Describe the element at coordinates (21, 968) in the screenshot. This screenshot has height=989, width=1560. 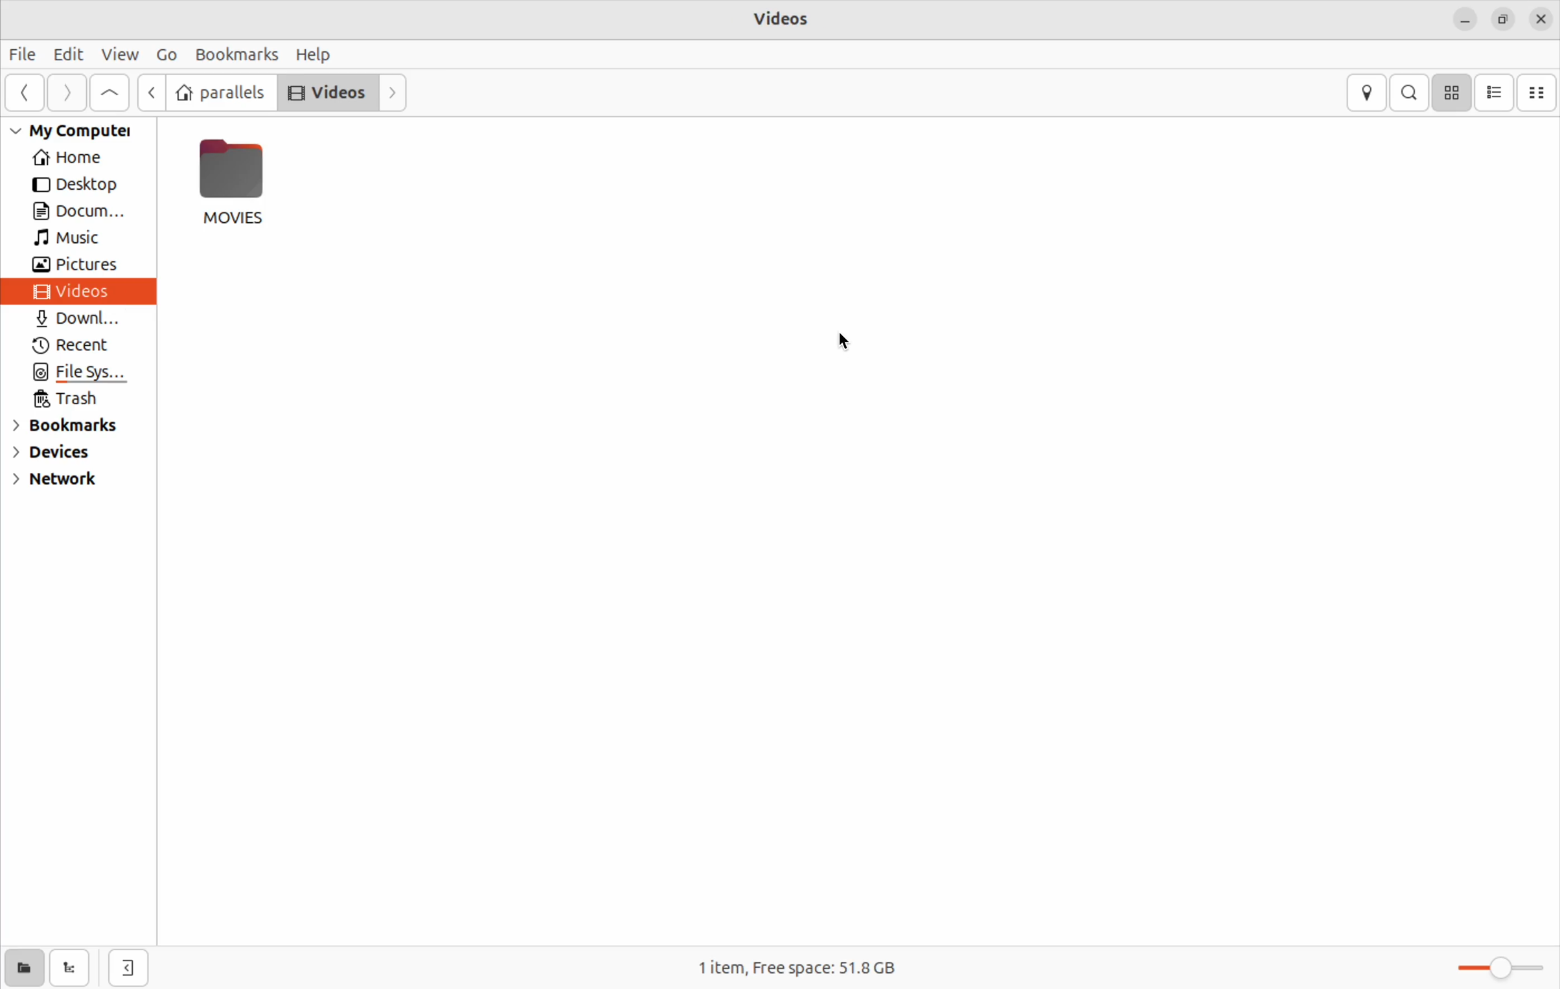
I see `show places` at that location.